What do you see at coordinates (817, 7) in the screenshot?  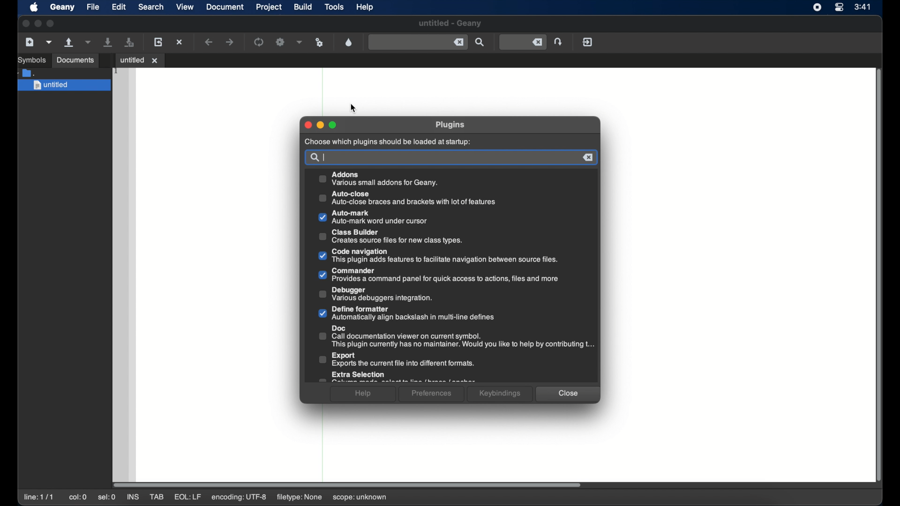 I see `screen recorder icon` at bounding box center [817, 7].